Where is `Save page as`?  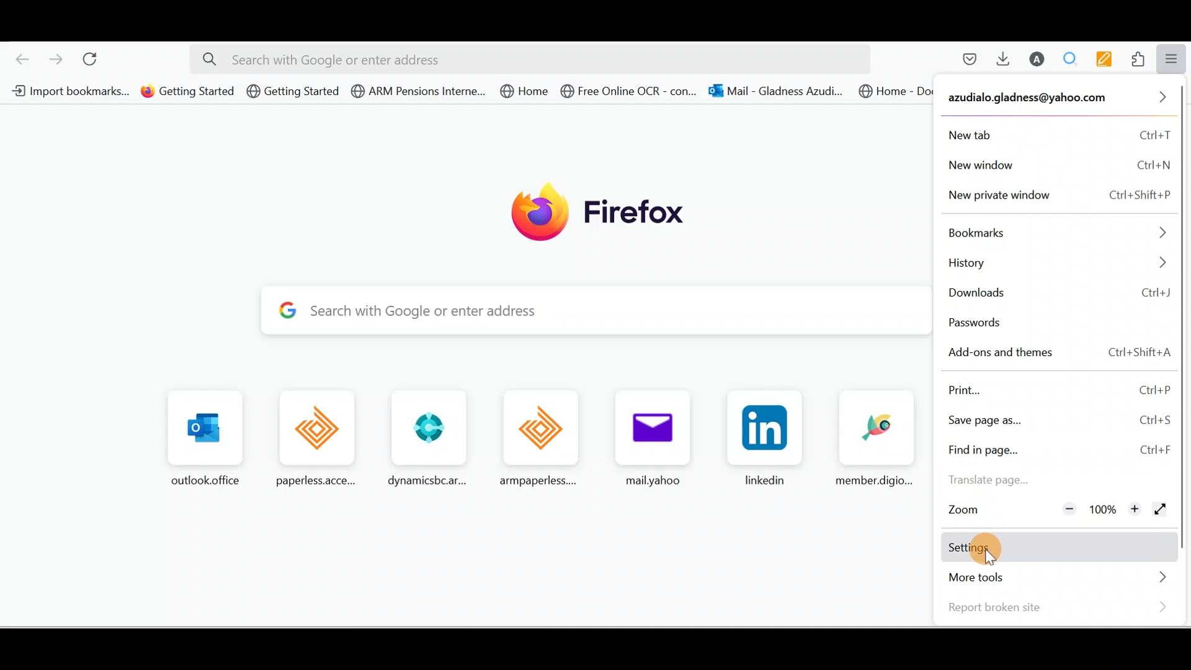 Save page as is located at coordinates (1063, 422).